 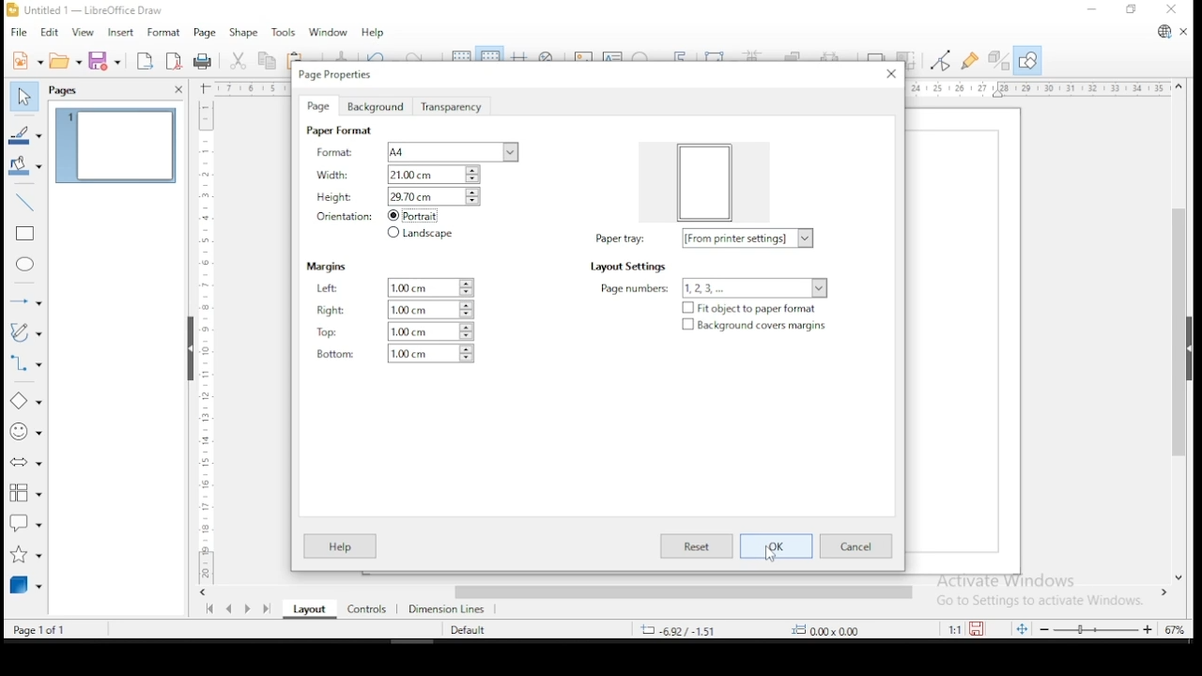 I want to click on view, so click(x=84, y=34).